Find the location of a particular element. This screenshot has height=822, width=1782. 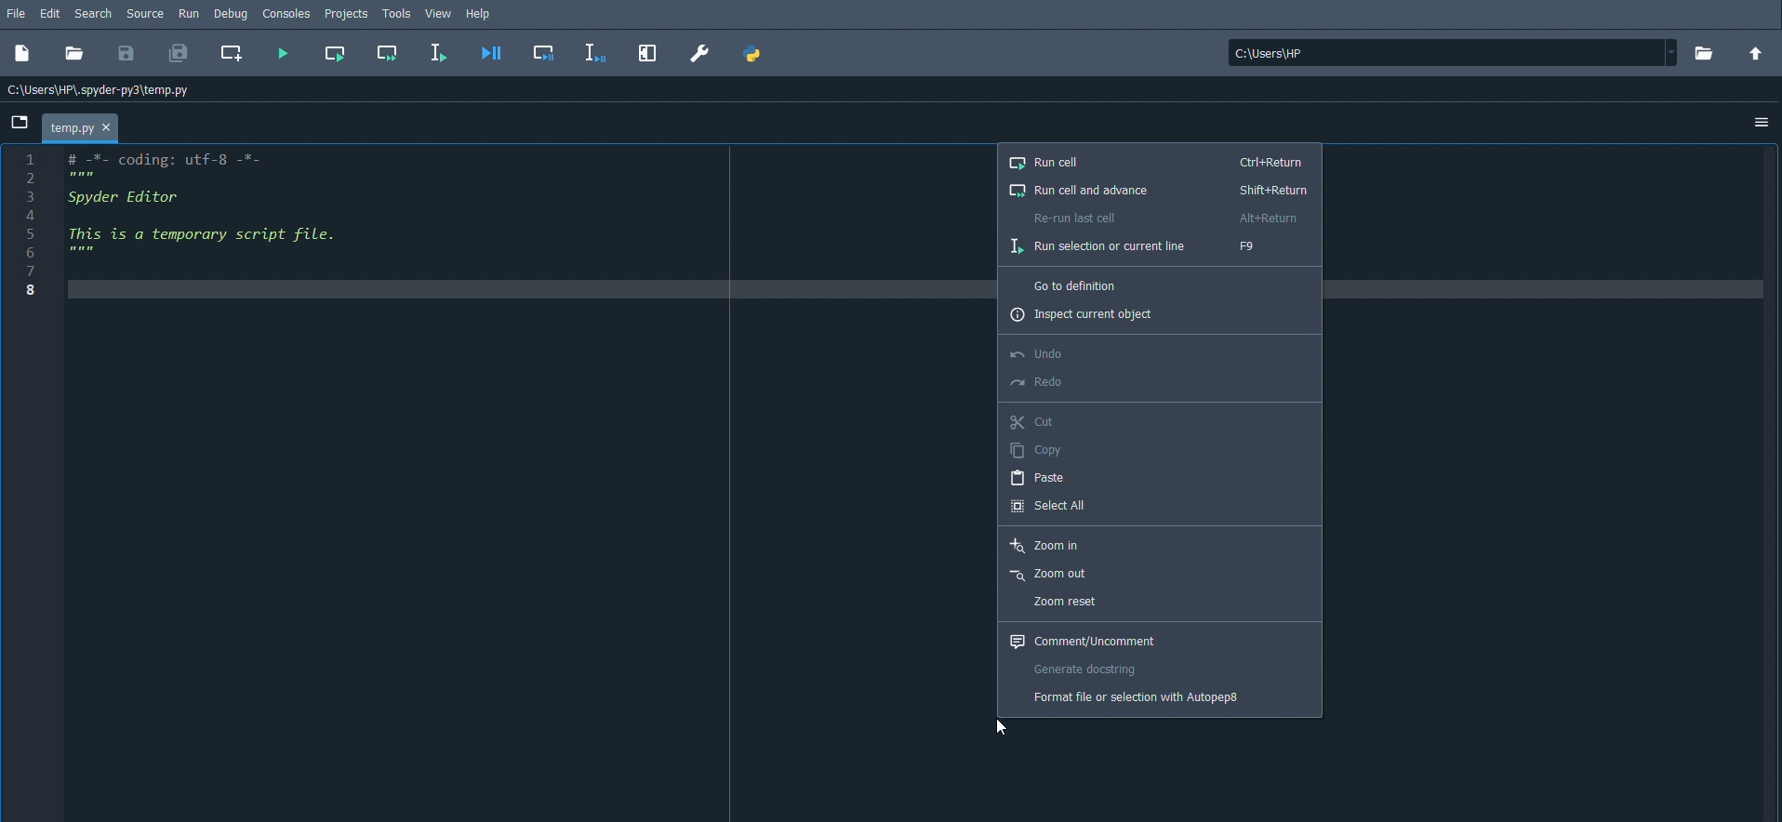

Run current cell and go to the next one is located at coordinates (388, 53).